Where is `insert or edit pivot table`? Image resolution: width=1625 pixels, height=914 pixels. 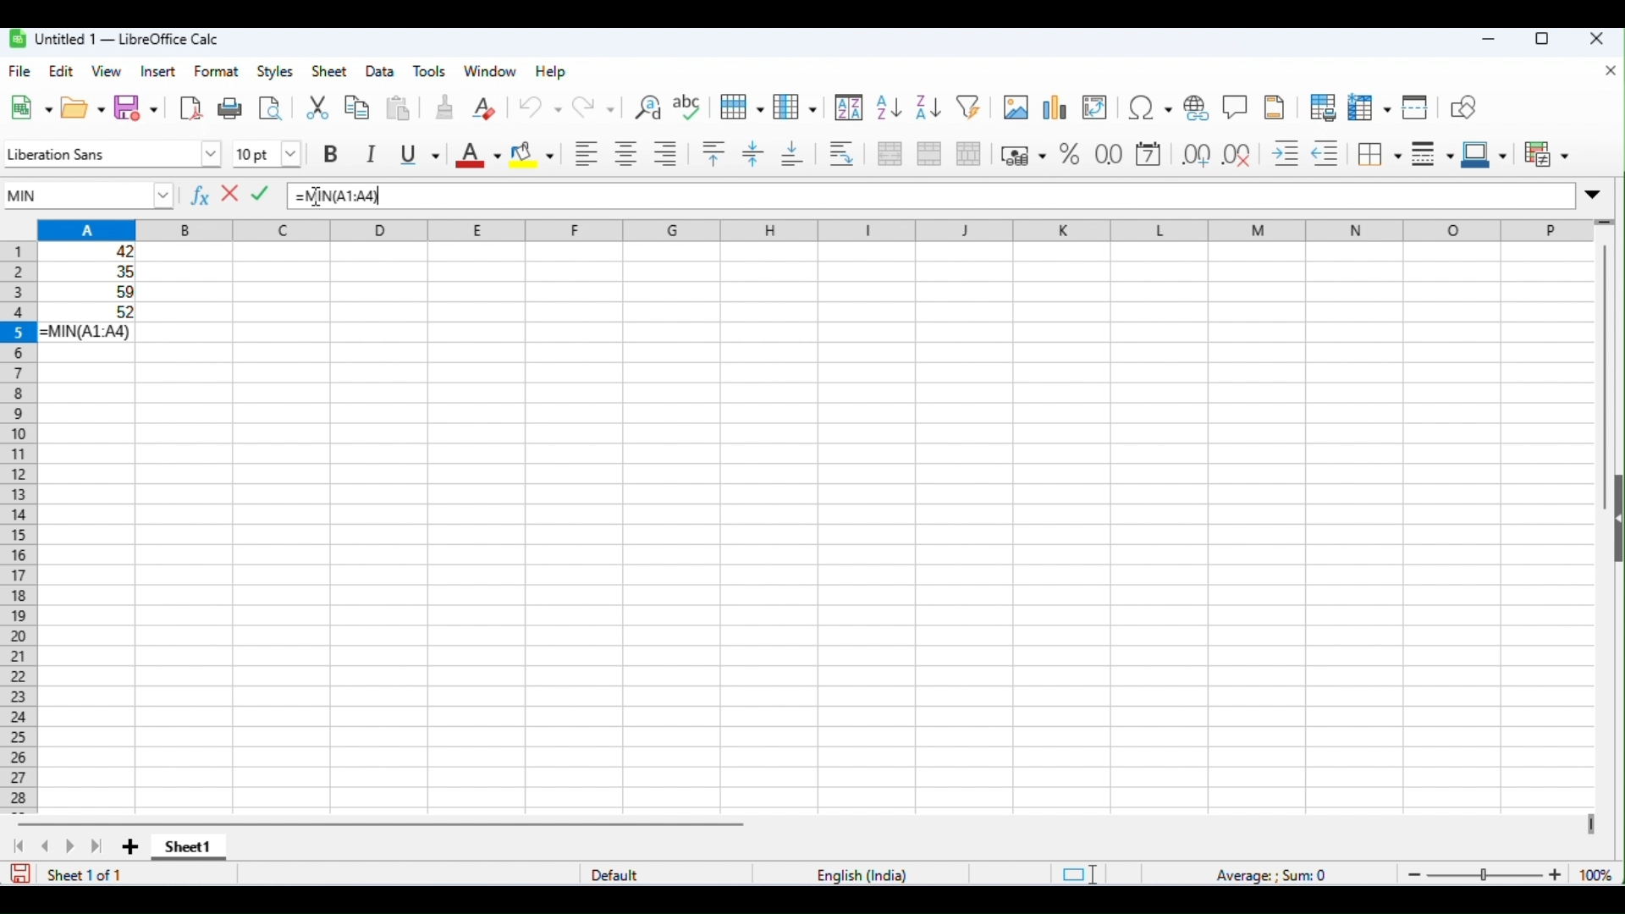
insert or edit pivot table is located at coordinates (1095, 107).